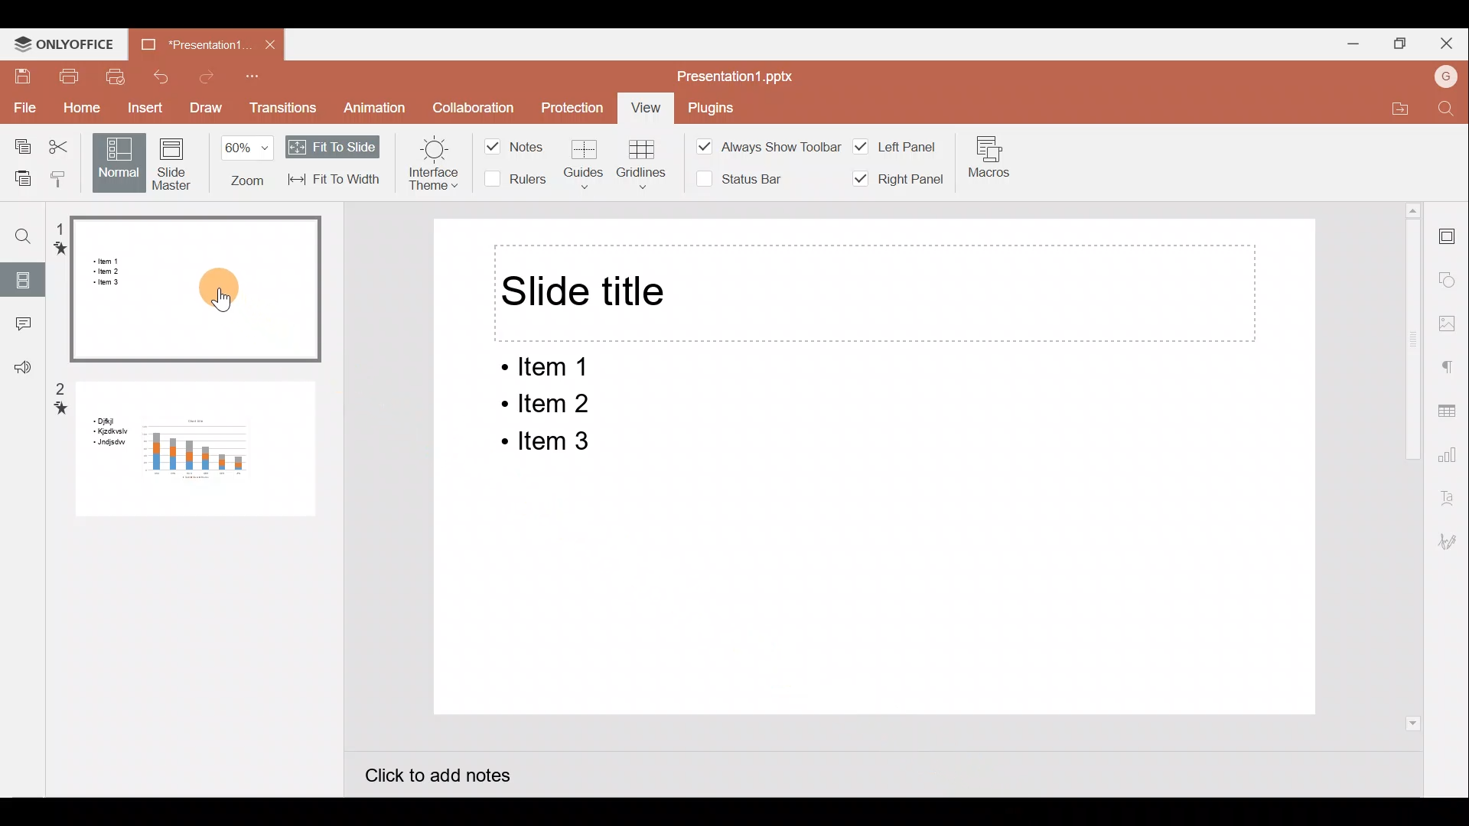  Describe the element at coordinates (898, 145) in the screenshot. I see `Left panel` at that location.